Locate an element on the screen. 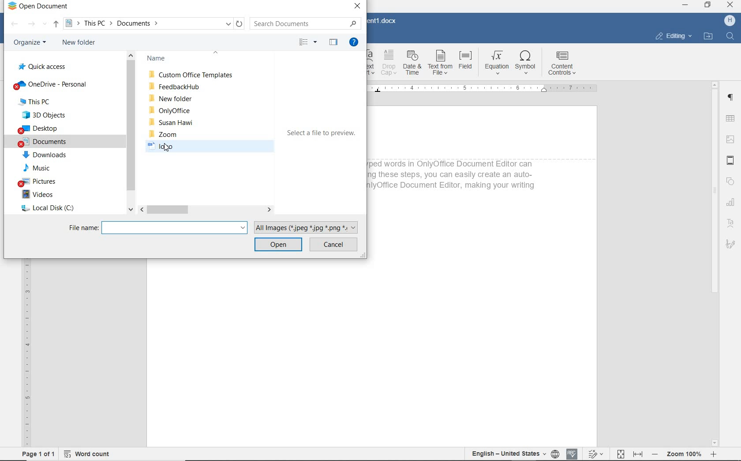 The image size is (741, 461). PARAGRAPH SETTINGS is located at coordinates (730, 98).